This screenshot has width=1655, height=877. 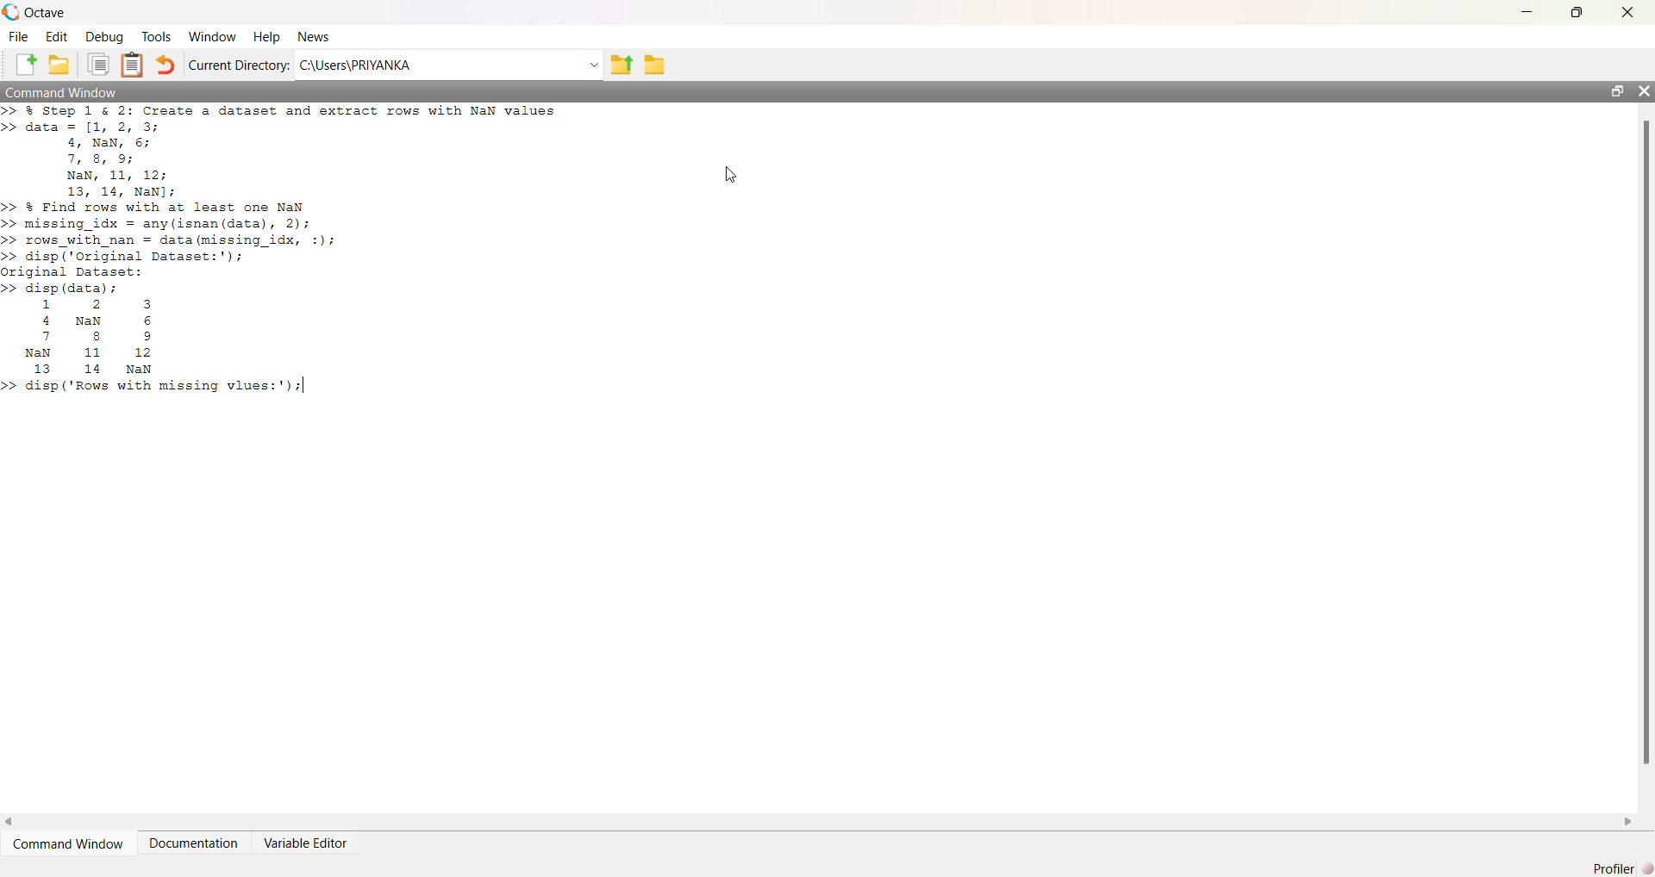 What do you see at coordinates (57, 37) in the screenshot?
I see `Edit` at bounding box center [57, 37].